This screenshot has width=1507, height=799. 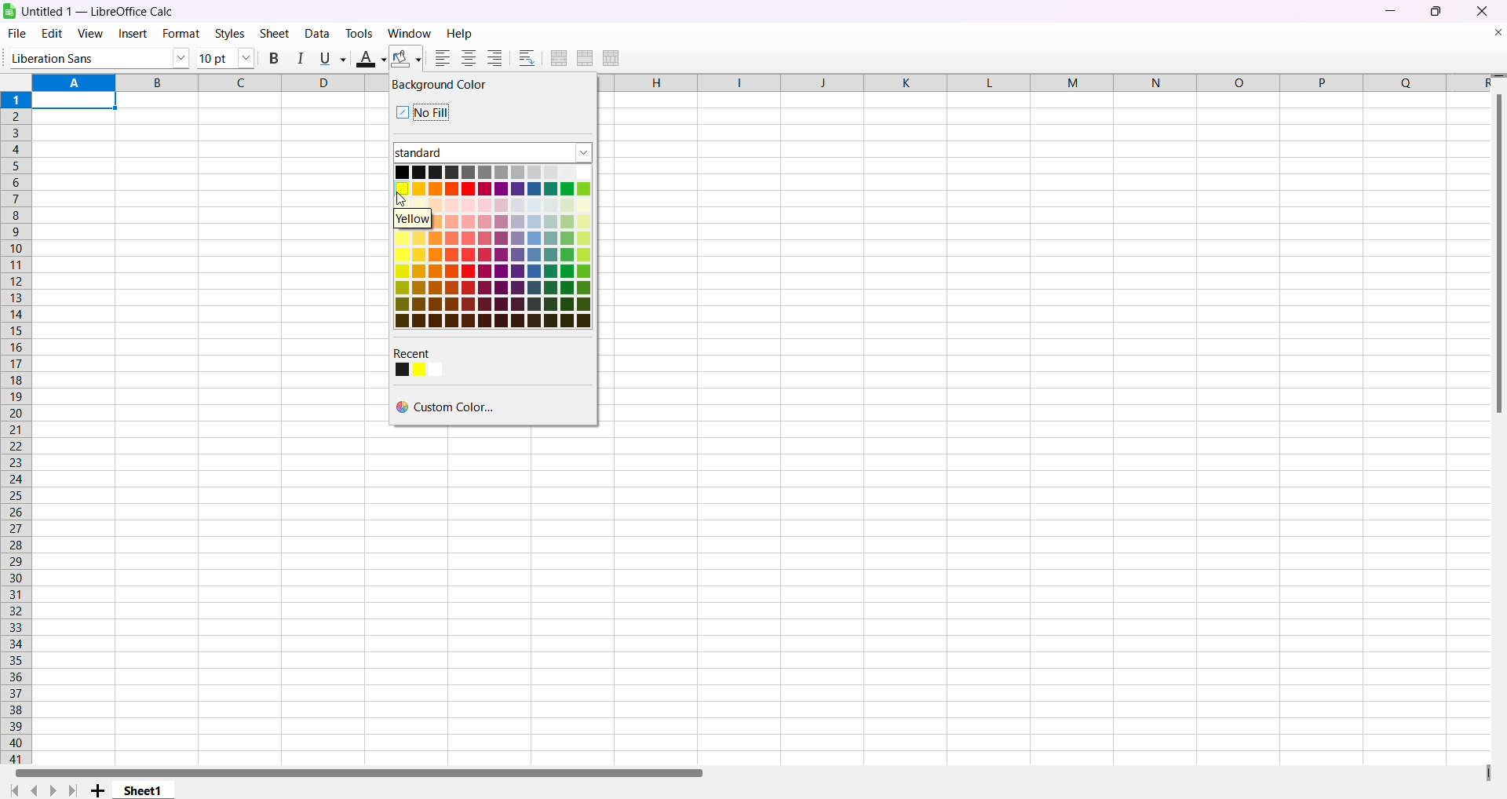 I want to click on insert, so click(x=131, y=35).